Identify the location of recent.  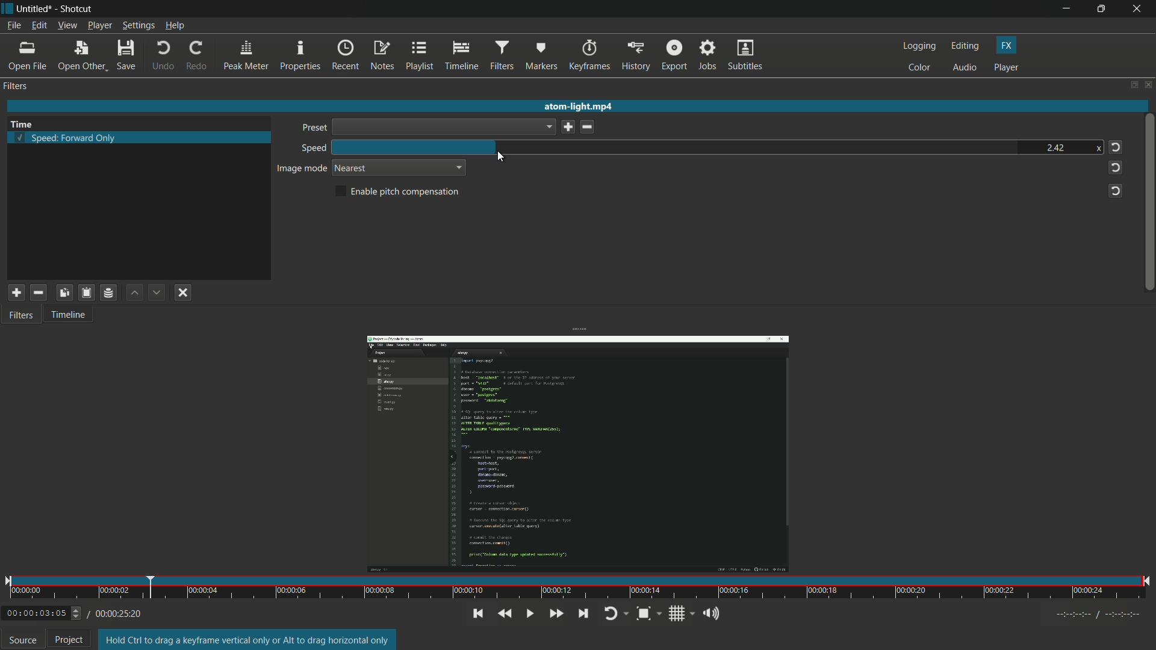
(346, 56).